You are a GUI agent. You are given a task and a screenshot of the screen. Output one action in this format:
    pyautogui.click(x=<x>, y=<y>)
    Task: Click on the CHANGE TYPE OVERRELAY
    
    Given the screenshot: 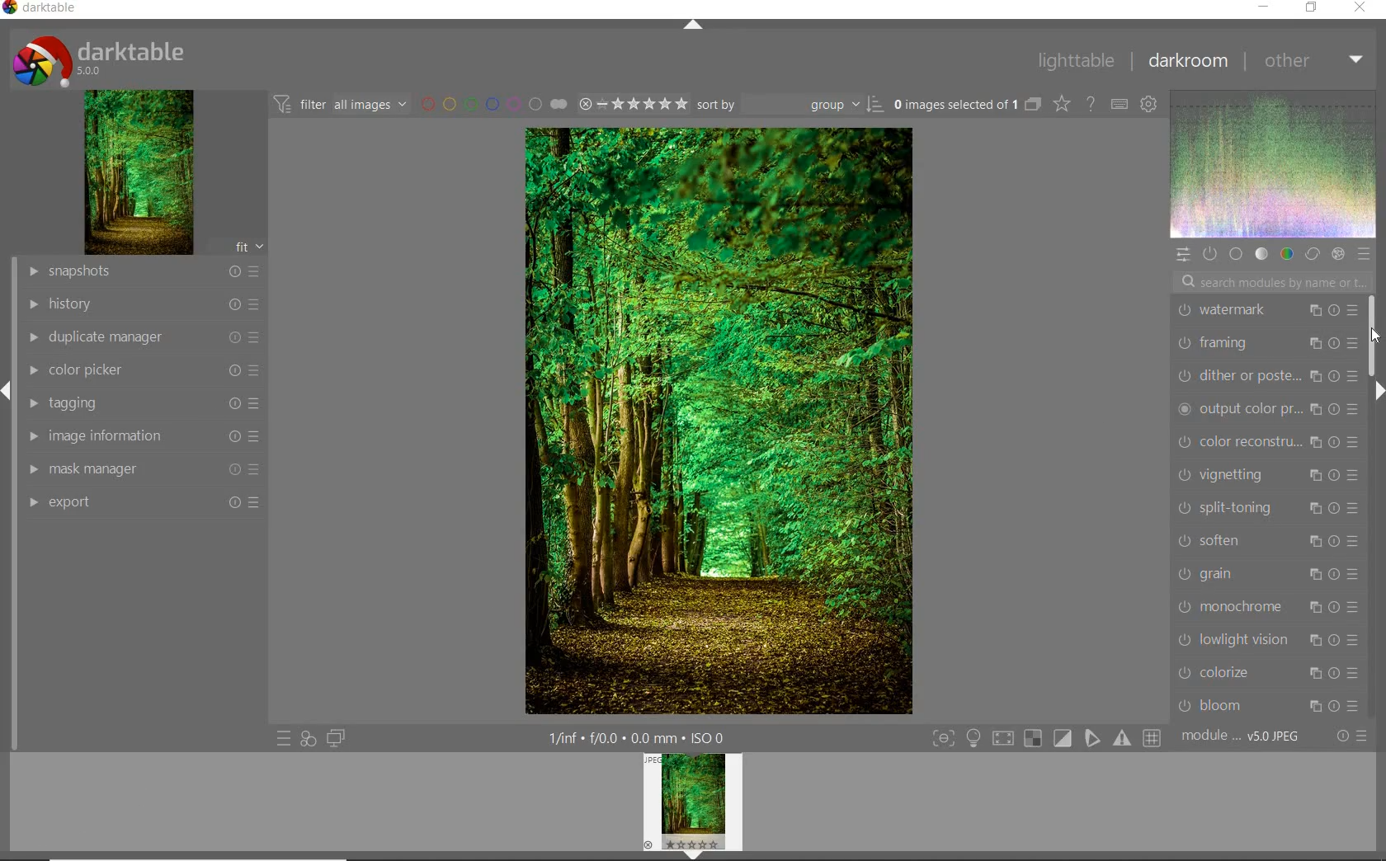 What is the action you would take?
    pyautogui.click(x=1063, y=104)
    